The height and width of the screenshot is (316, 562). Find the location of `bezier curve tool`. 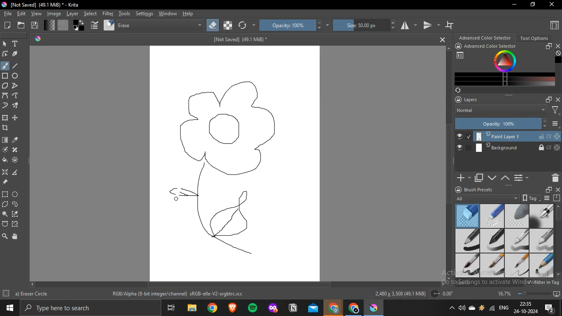

bezier curve tool is located at coordinates (5, 95).